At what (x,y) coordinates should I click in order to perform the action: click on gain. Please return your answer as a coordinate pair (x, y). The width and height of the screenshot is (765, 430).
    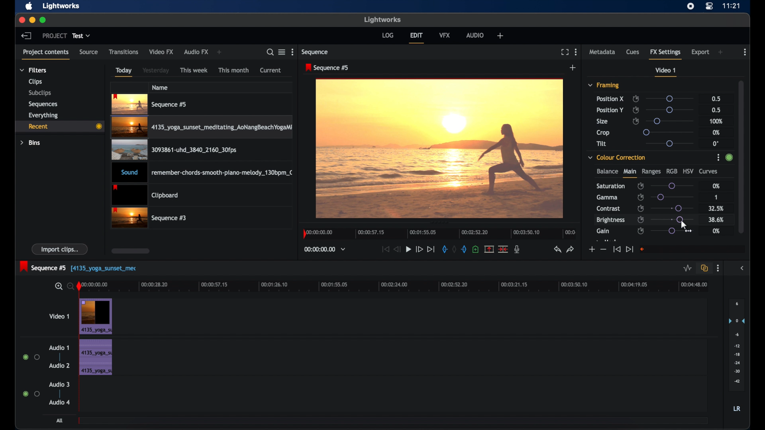
    Looking at the image, I should click on (603, 231).